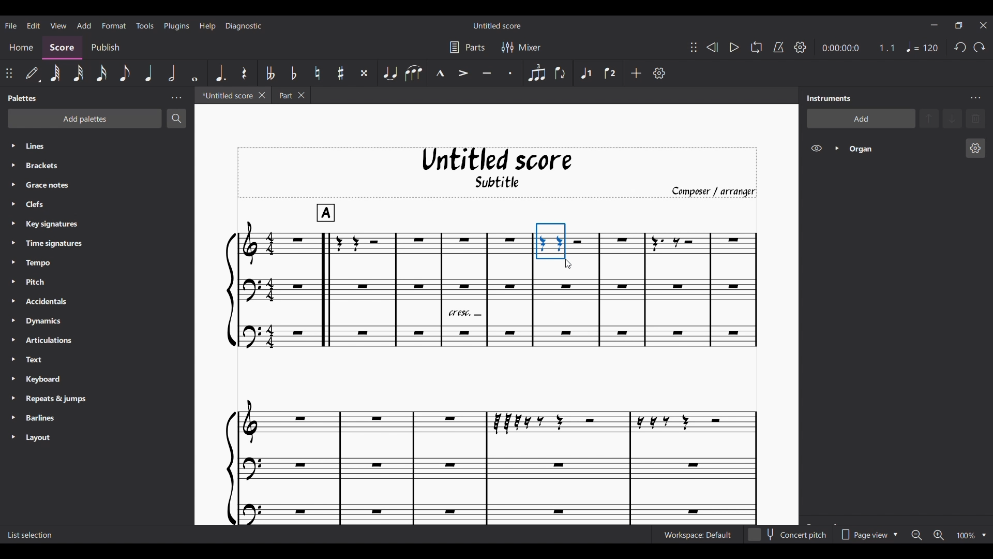 This screenshot has width=993, height=559. What do you see at coordinates (177, 25) in the screenshot?
I see `Plugins menu` at bounding box center [177, 25].